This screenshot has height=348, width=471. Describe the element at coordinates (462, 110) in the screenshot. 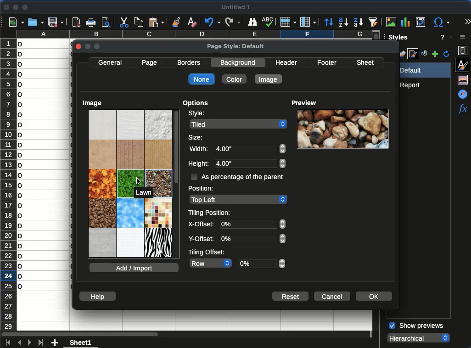

I see `functions` at that location.